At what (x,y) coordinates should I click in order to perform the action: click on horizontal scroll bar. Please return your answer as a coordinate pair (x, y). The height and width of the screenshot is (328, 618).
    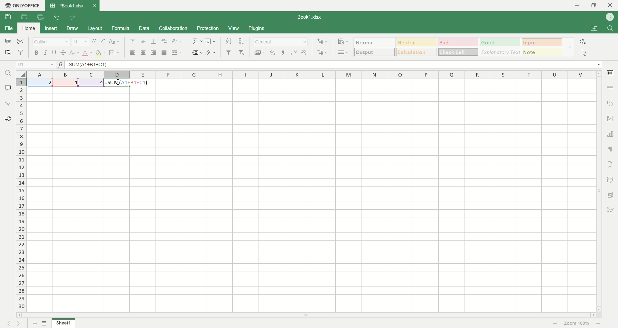
    Looking at the image, I should click on (306, 315).